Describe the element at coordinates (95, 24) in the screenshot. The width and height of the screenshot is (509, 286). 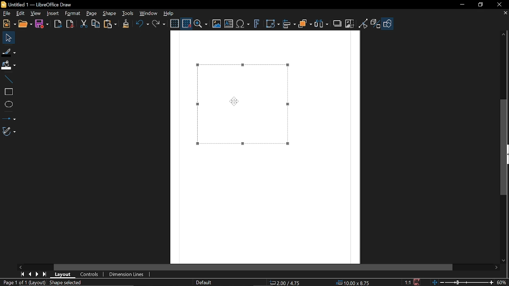
I see `Copy` at that location.